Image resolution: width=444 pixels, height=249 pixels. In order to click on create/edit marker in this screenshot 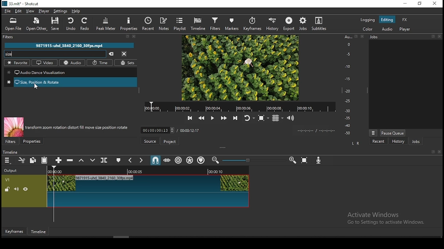, I will do `click(119, 160)`.